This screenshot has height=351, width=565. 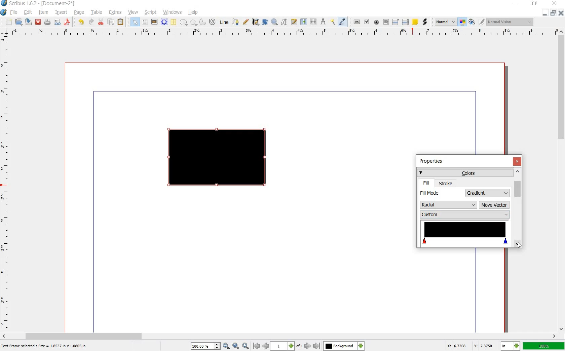 I want to click on copy item properties, so click(x=333, y=22).